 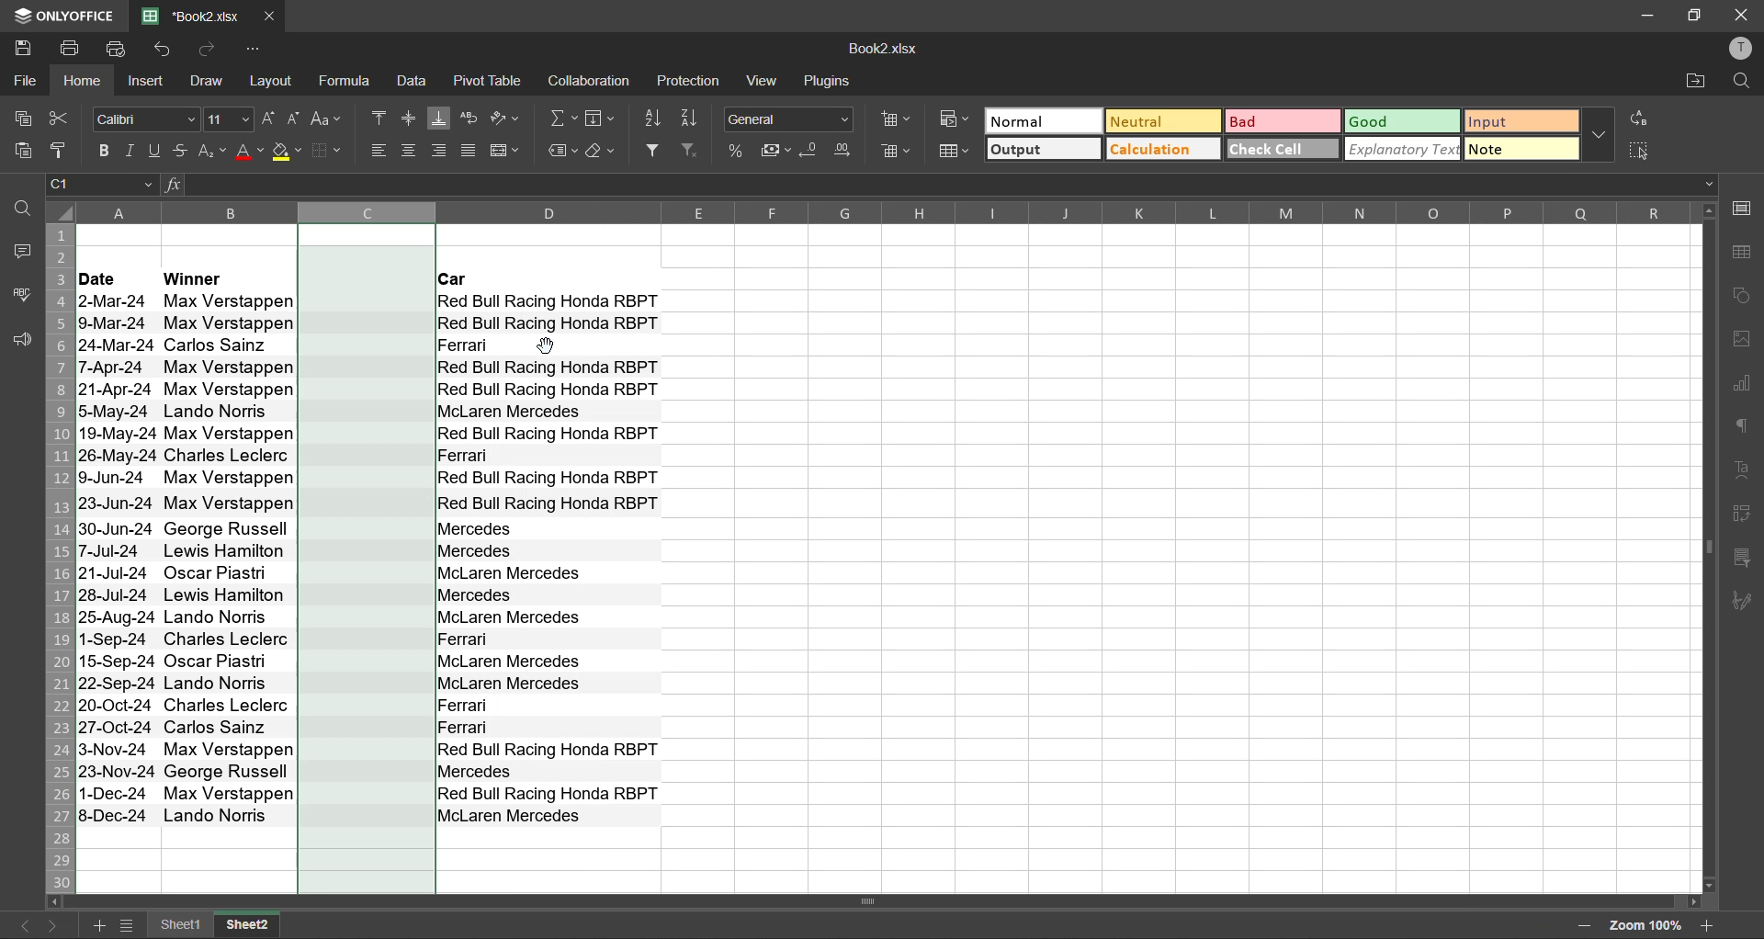 What do you see at coordinates (408, 116) in the screenshot?
I see `align middle` at bounding box center [408, 116].